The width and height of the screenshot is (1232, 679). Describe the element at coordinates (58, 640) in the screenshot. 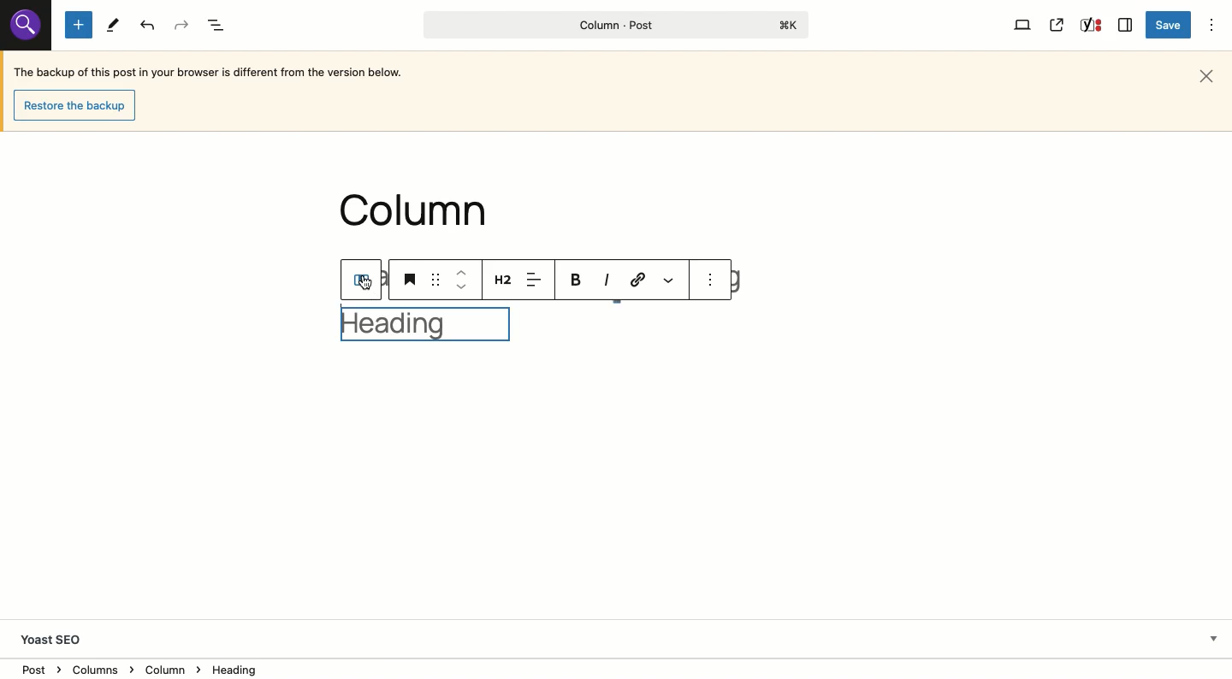

I see `Yoast SEO` at that location.